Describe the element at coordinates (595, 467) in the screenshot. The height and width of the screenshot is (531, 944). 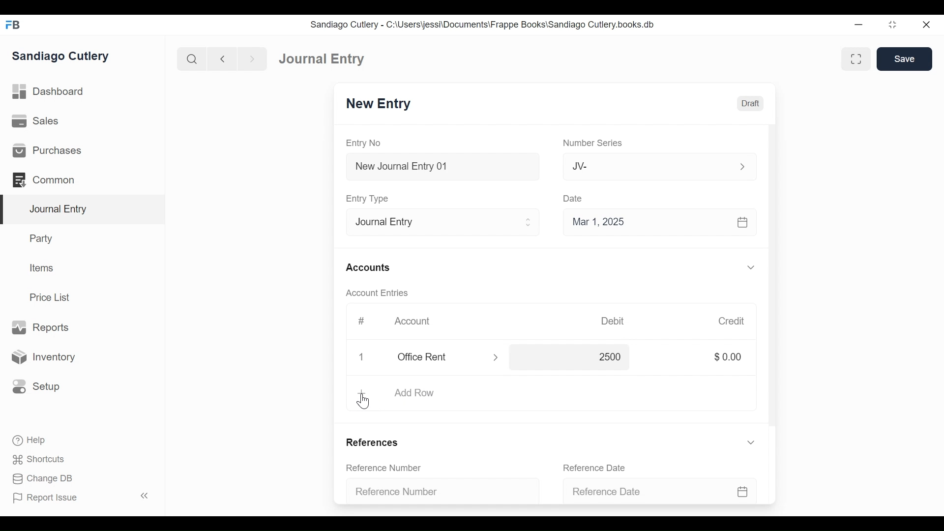
I see `Reference Date` at that location.